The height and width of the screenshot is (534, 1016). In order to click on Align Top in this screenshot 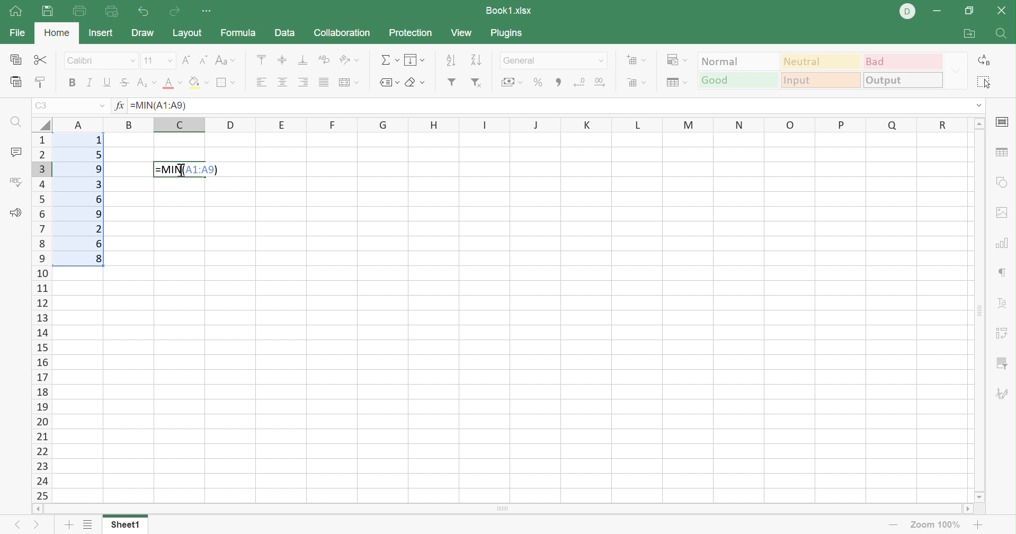, I will do `click(263, 59)`.